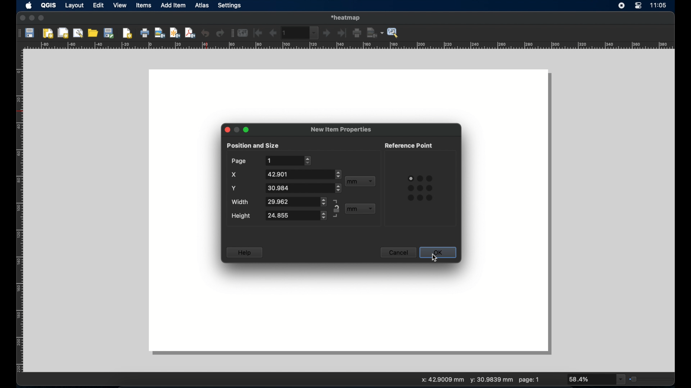 Image resolution: width=691 pixels, height=388 pixels. What do you see at coordinates (341, 130) in the screenshot?
I see `new item properties` at bounding box center [341, 130].